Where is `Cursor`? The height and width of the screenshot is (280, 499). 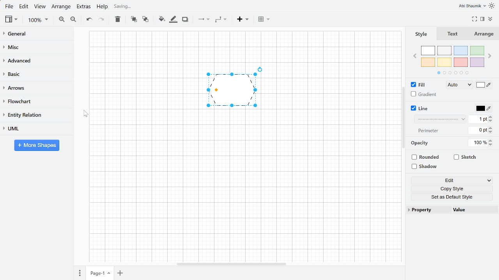 Cursor is located at coordinates (86, 114).